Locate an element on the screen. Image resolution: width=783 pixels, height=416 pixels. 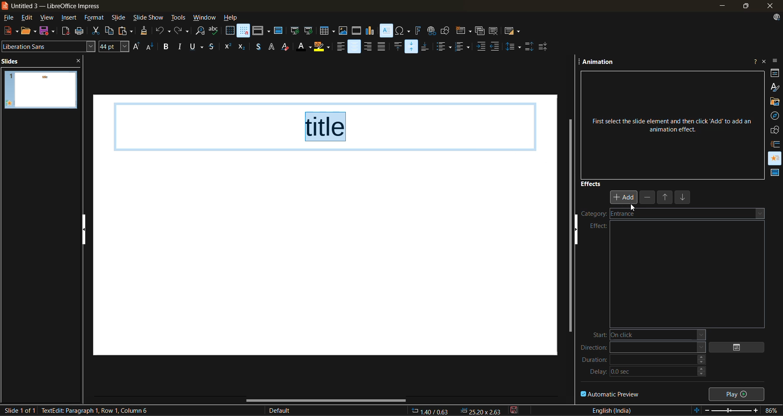
font color is located at coordinates (305, 48).